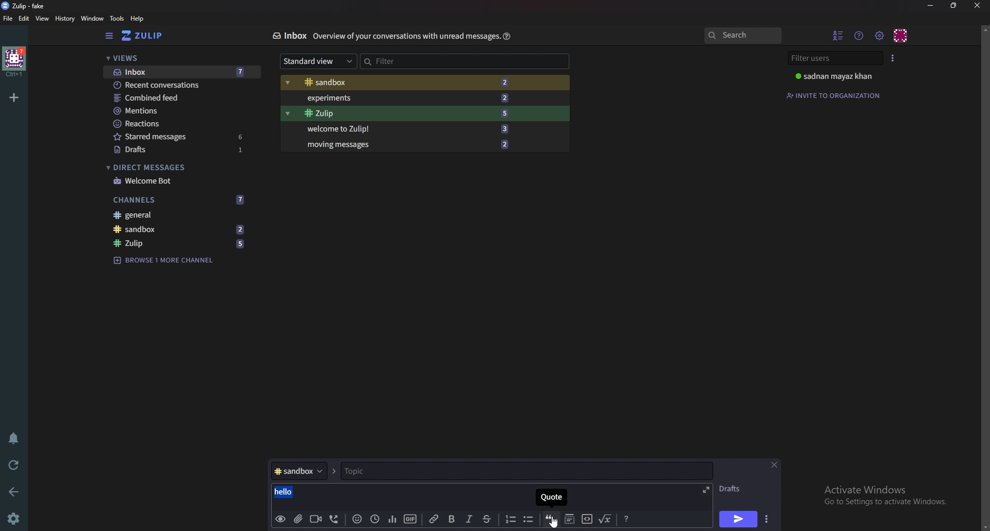 The height and width of the screenshot is (531, 990). What do you see at coordinates (743, 36) in the screenshot?
I see `search` at bounding box center [743, 36].